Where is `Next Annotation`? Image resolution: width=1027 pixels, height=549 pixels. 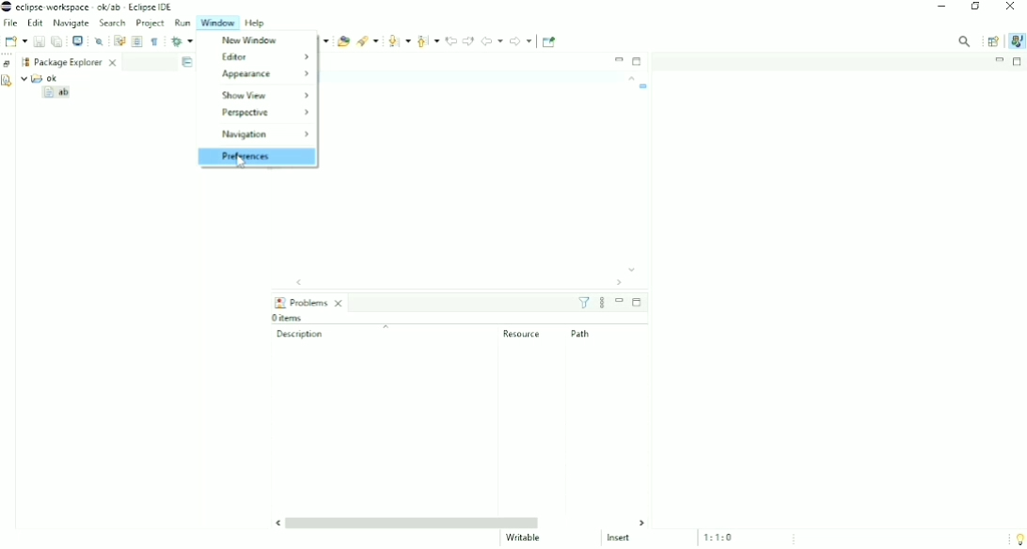
Next Annotation is located at coordinates (400, 39).